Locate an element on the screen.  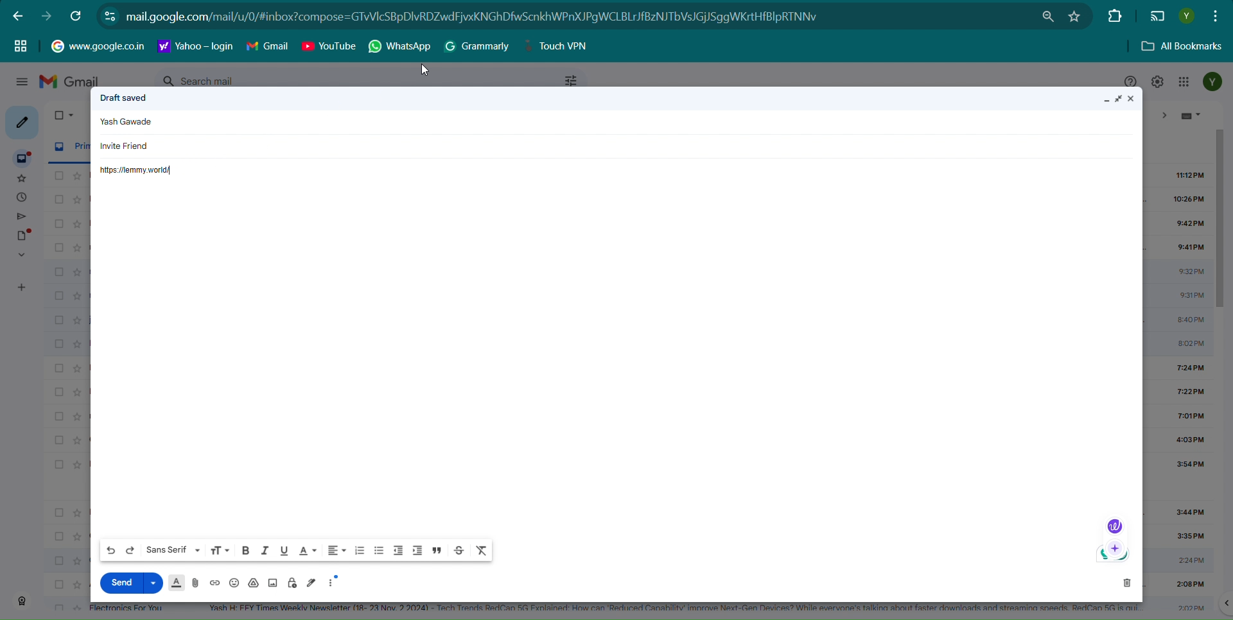
Number List is located at coordinates (360, 551).